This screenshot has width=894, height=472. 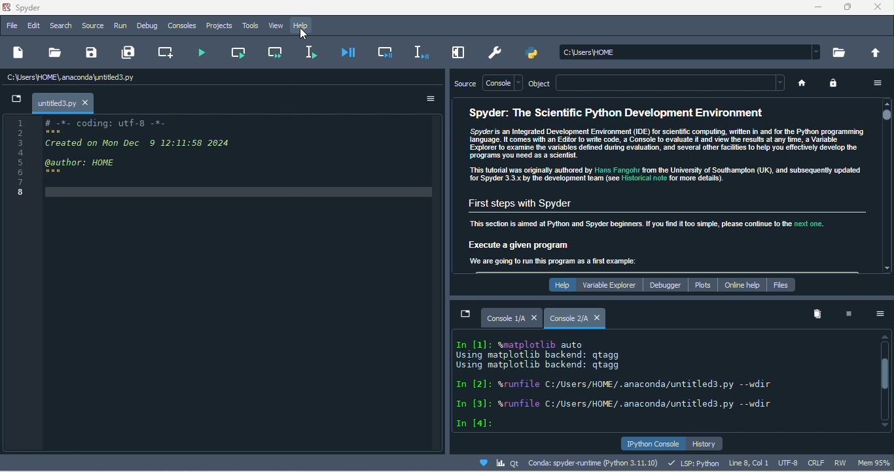 I want to click on run, so click(x=120, y=26).